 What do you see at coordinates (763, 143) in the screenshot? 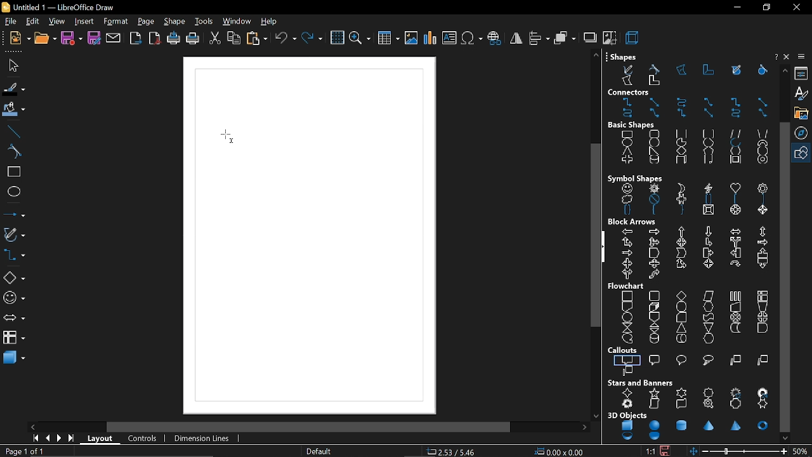
I see `block arc` at bounding box center [763, 143].